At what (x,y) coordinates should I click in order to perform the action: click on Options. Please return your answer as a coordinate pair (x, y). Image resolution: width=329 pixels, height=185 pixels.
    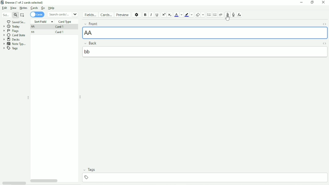
    Looking at the image, I should click on (137, 15).